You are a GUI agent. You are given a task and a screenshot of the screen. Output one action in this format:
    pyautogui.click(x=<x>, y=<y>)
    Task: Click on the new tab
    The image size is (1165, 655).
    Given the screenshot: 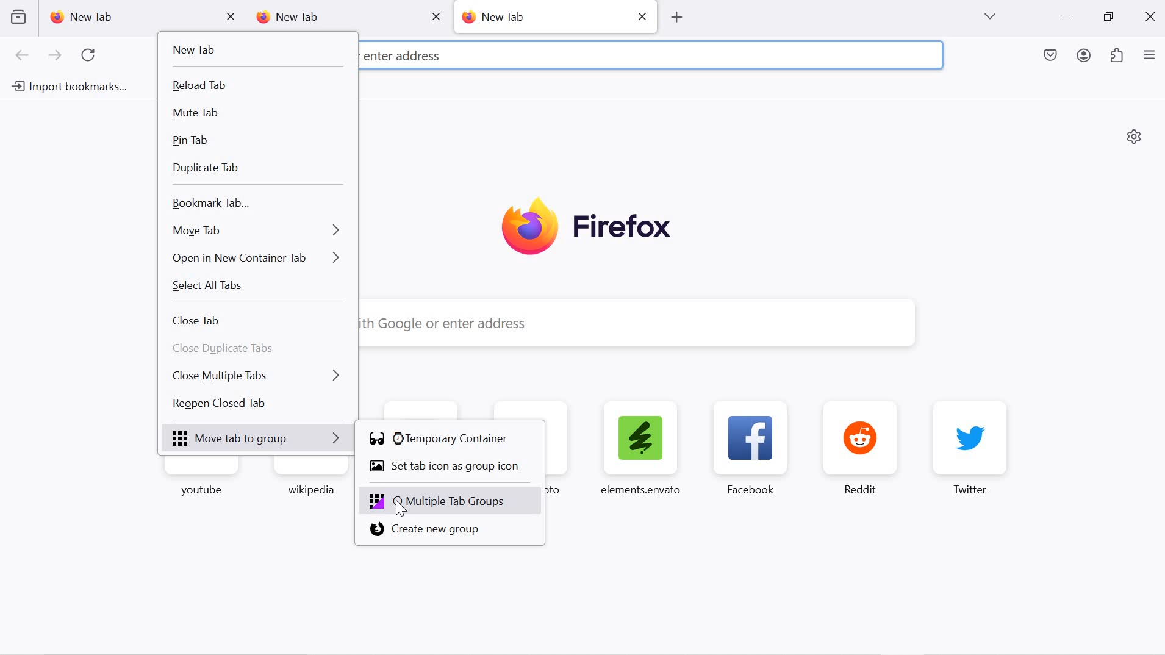 What is the action you would take?
    pyautogui.click(x=127, y=17)
    